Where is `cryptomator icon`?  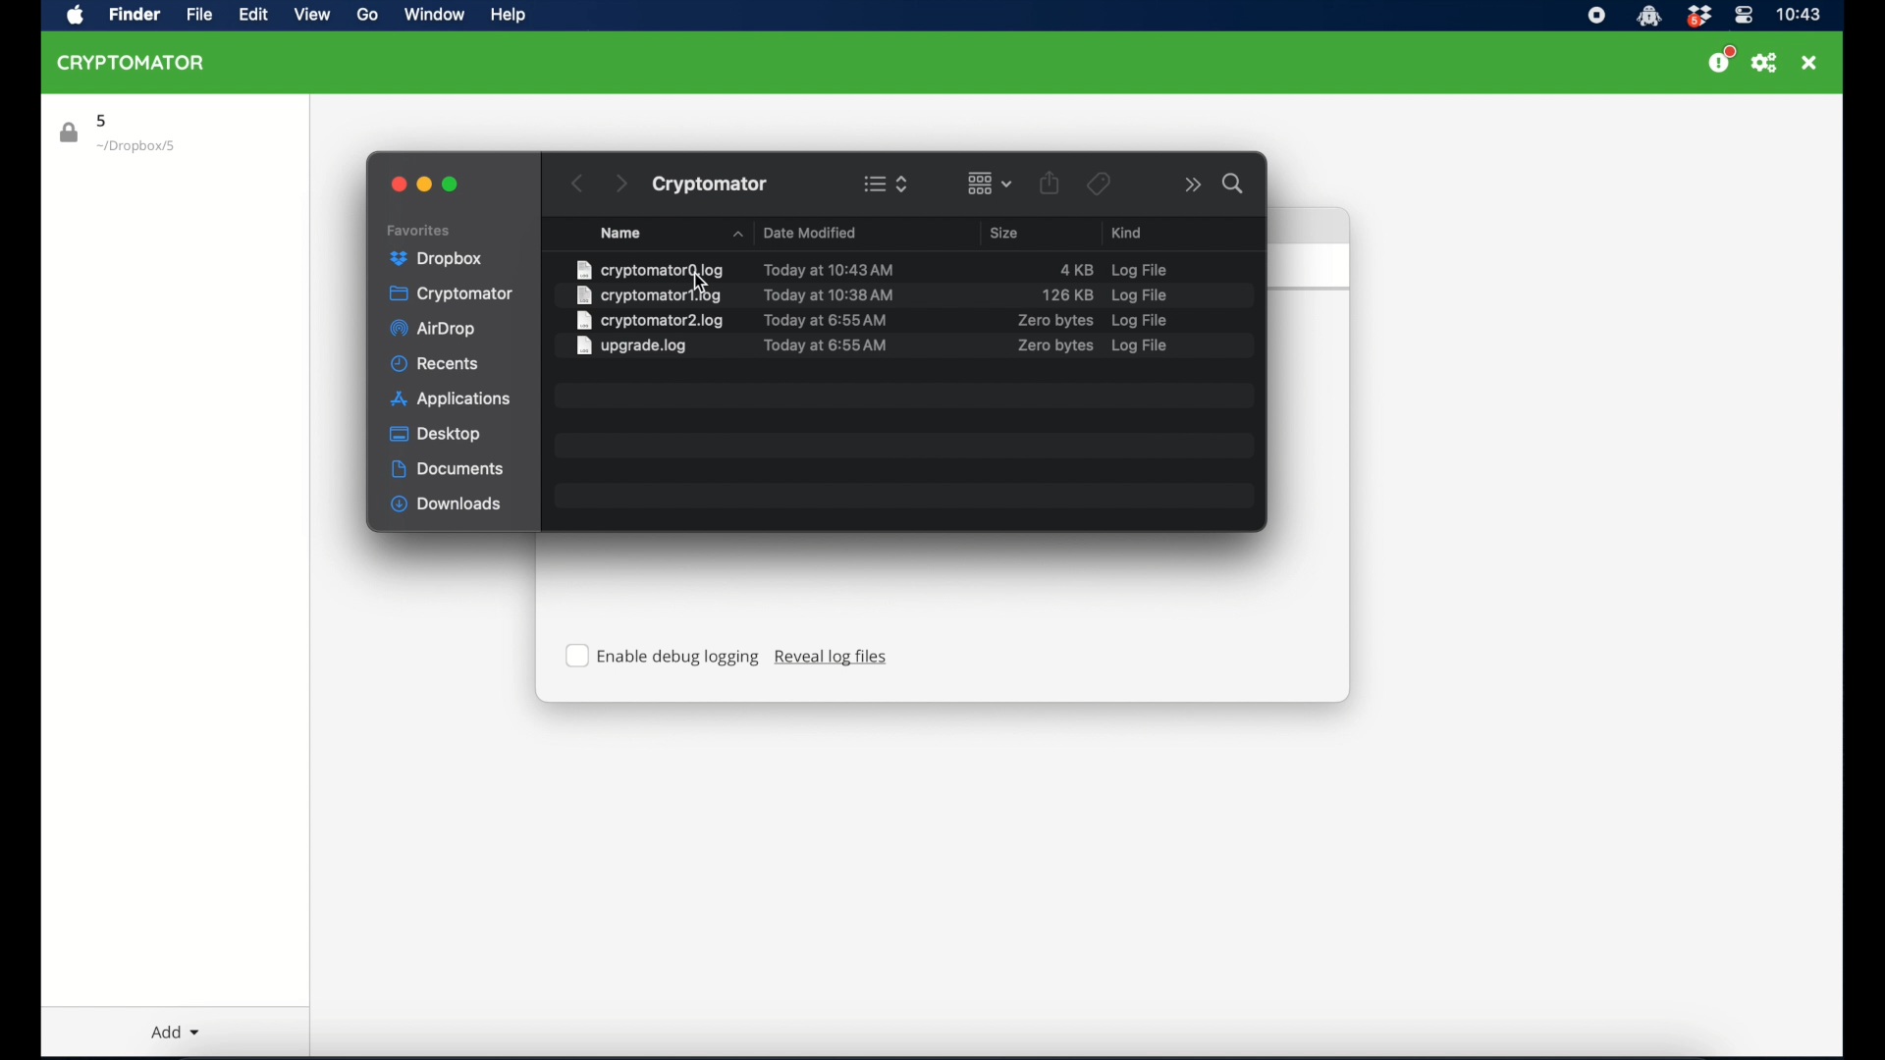
cryptomator icon is located at coordinates (1648, 17).